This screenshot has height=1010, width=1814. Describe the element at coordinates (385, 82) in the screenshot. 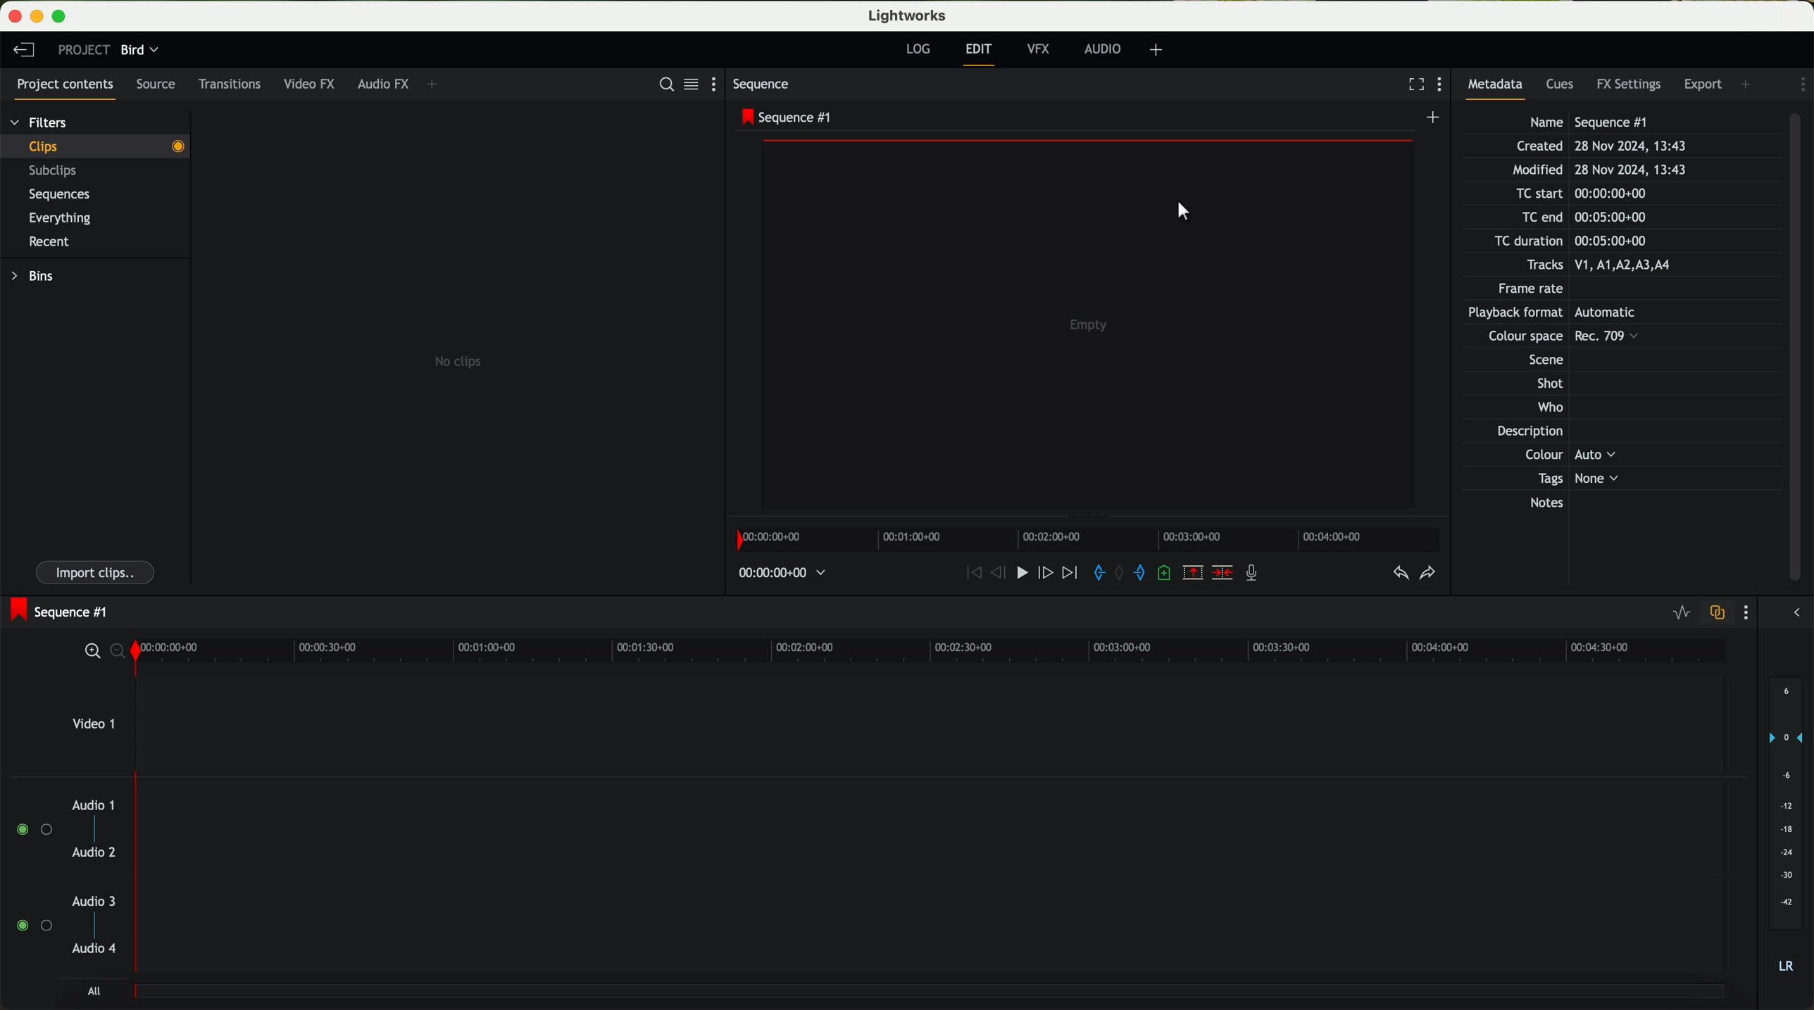

I see `audio FX` at that location.